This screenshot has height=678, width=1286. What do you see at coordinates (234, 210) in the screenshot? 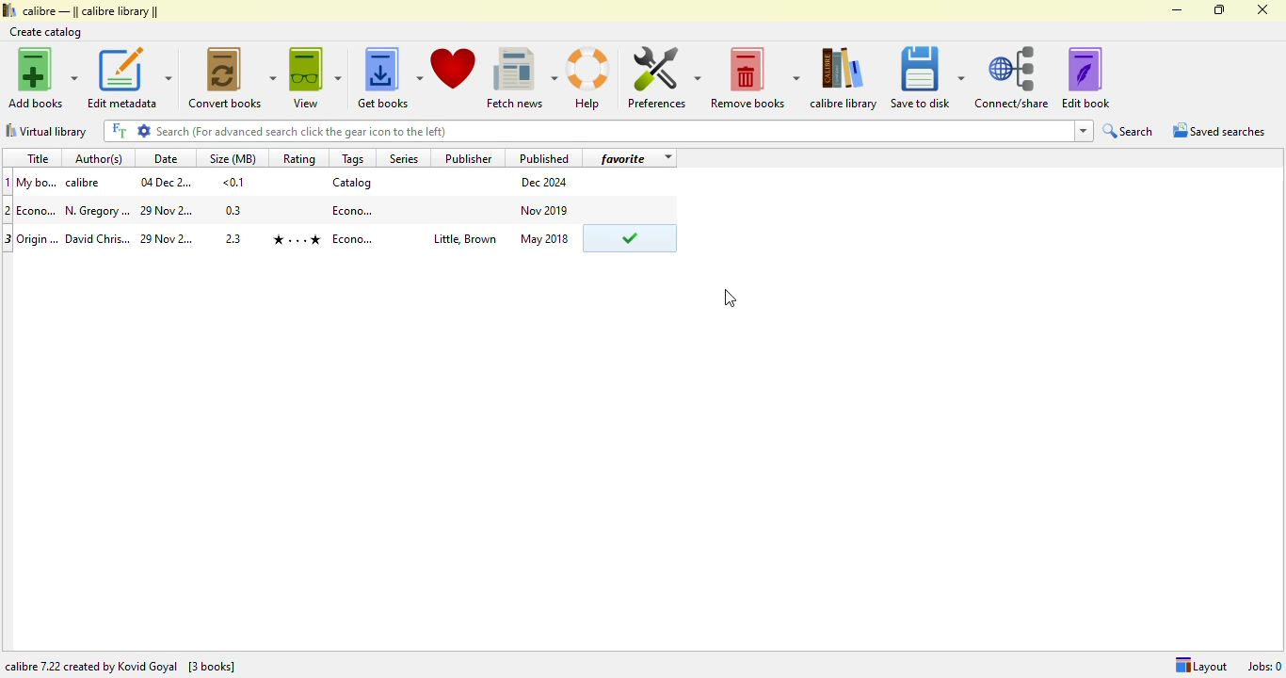
I see `size` at bounding box center [234, 210].